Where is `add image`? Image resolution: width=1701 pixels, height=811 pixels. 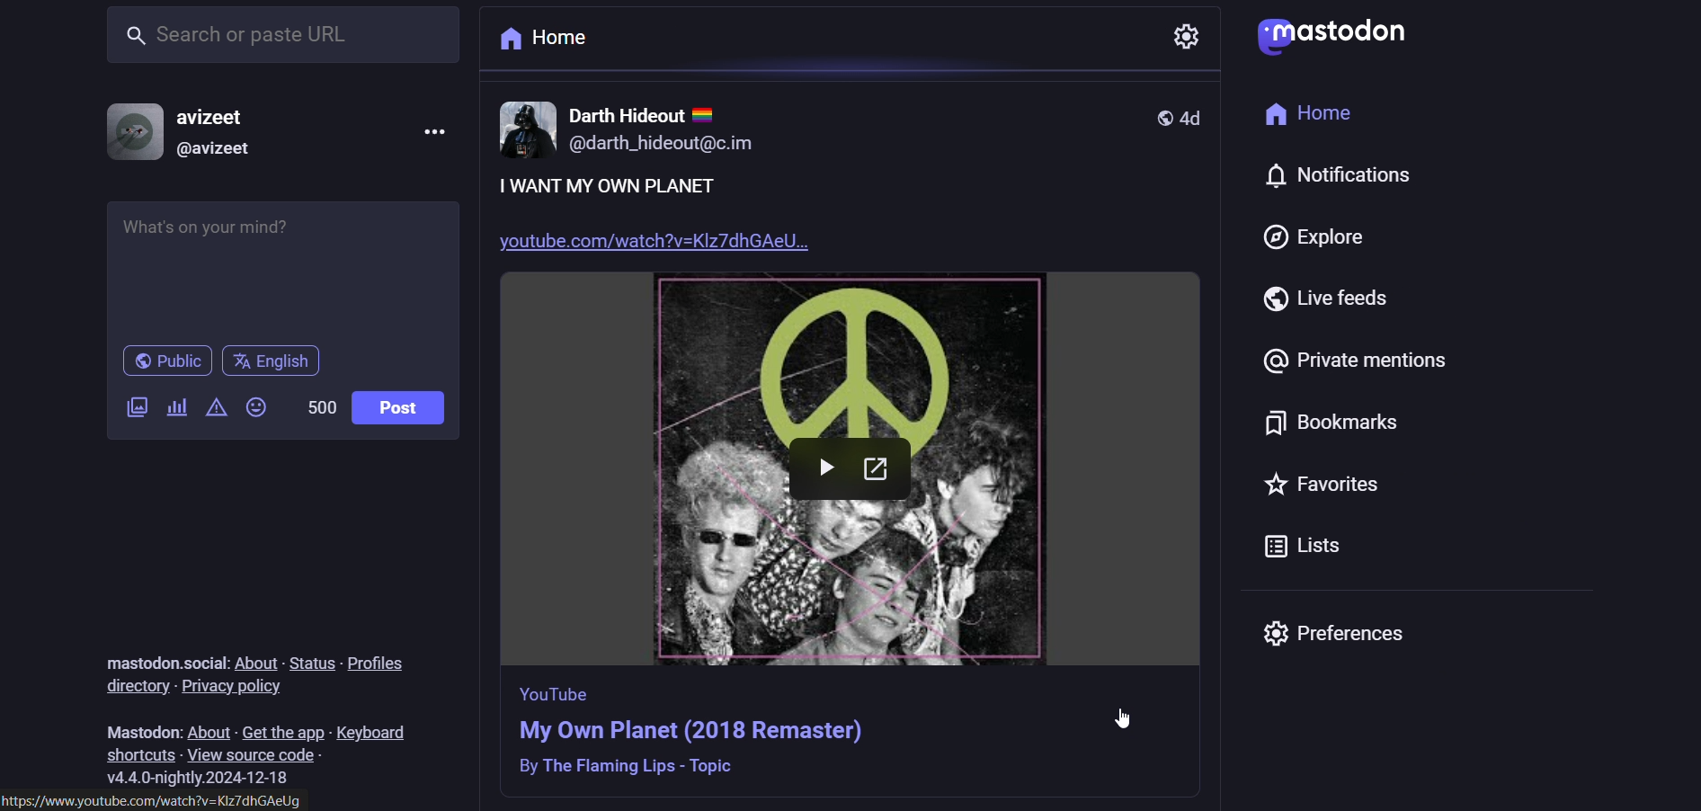
add image is located at coordinates (132, 408).